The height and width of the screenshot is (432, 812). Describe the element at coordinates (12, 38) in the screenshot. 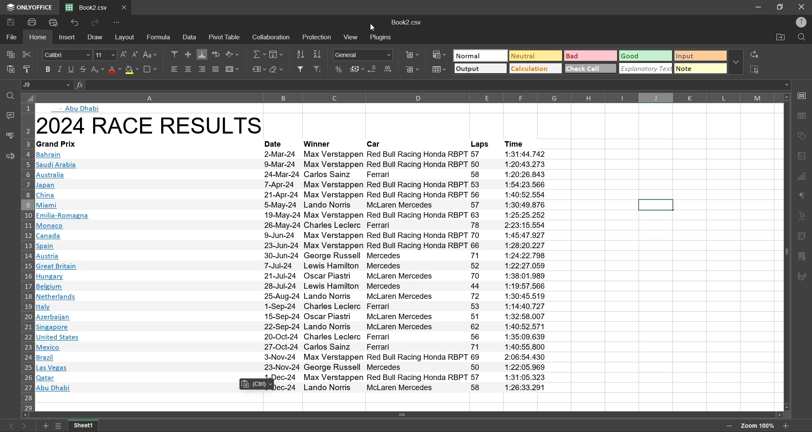

I see `file` at that location.